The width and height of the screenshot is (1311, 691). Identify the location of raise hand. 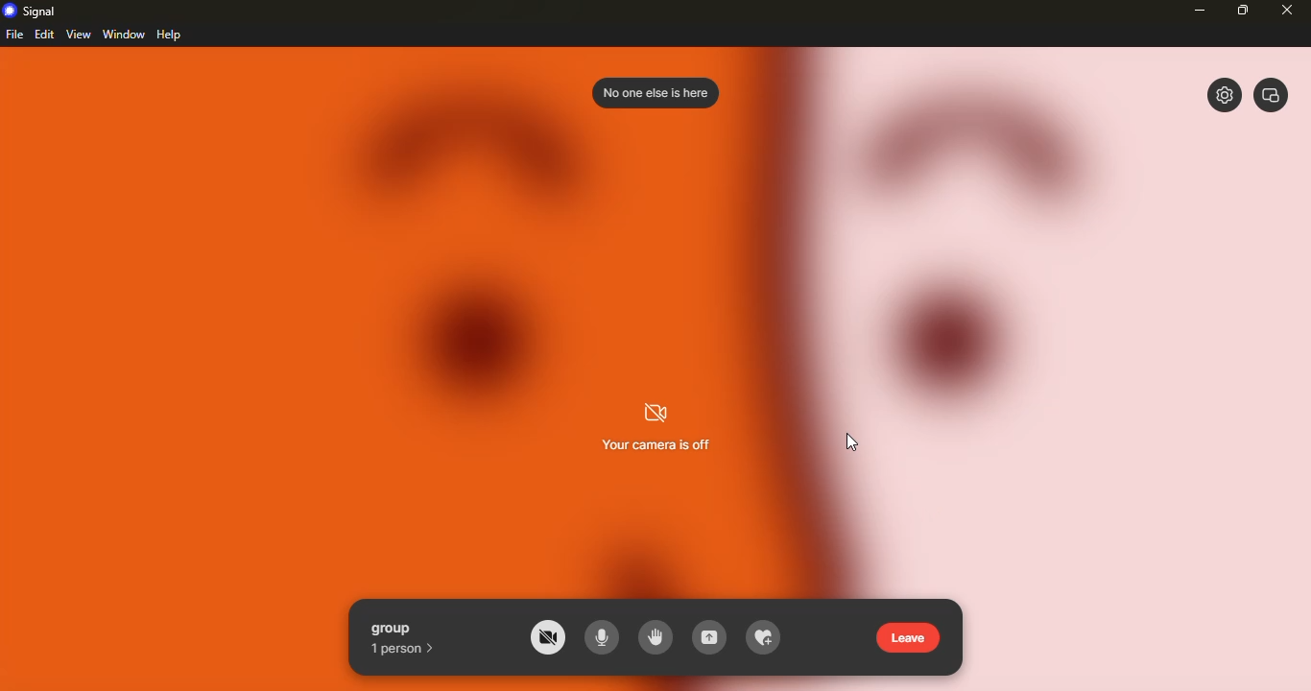
(655, 637).